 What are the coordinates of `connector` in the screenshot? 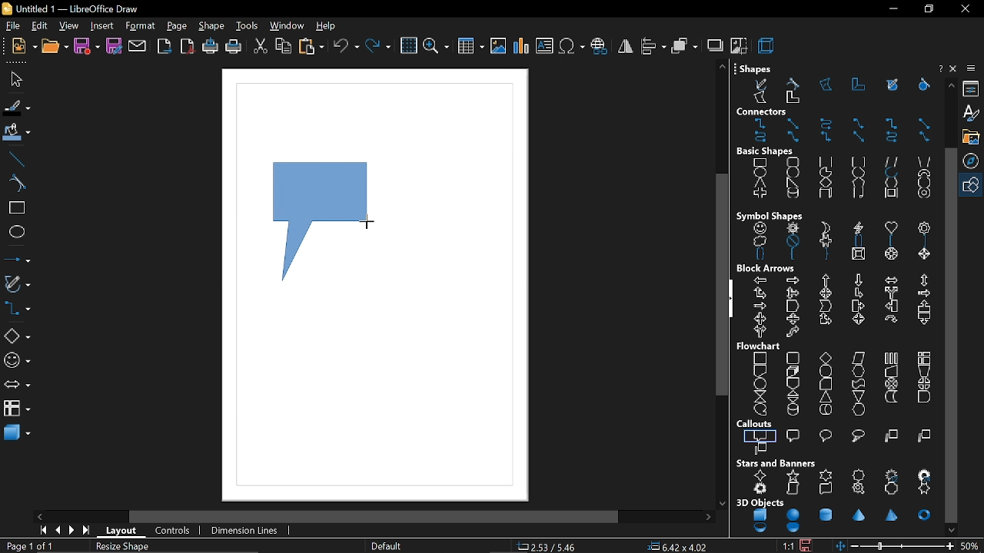 It's located at (759, 383).